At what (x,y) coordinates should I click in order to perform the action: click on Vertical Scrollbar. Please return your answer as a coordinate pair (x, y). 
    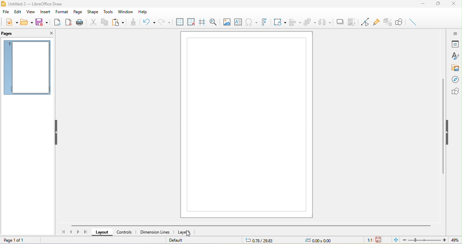
    Looking at the image, I should click on (442, 127).